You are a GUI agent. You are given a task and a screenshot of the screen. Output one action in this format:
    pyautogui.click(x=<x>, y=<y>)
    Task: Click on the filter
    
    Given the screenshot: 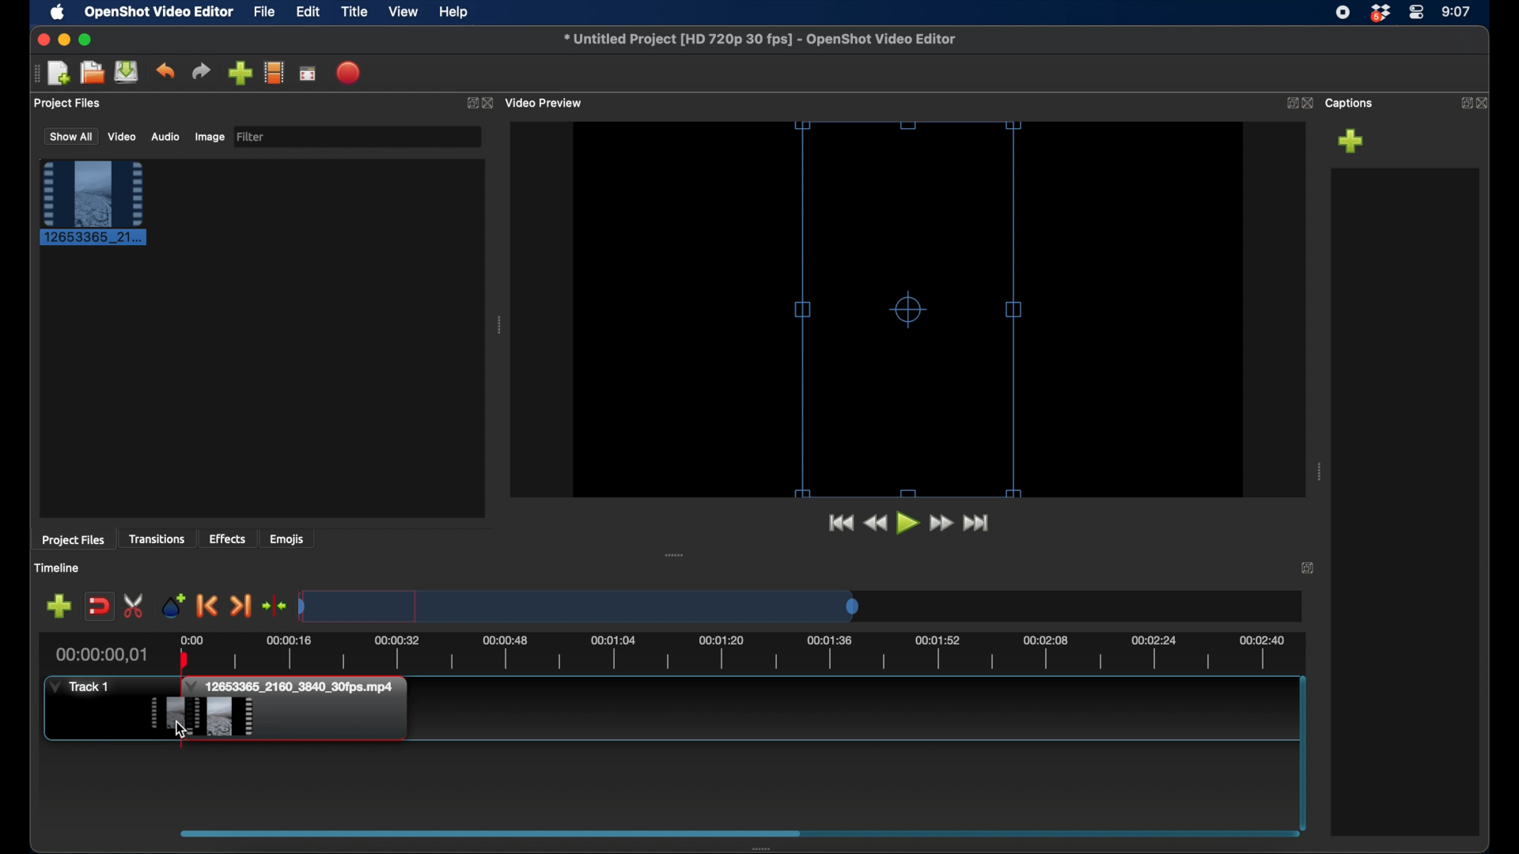 What is the action you would take?
    pyautogui.click(x=252, y=136)
    